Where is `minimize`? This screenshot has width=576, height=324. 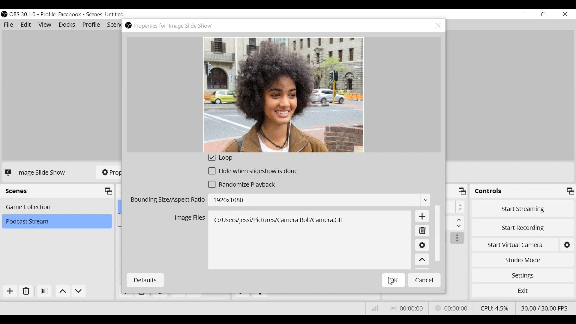 minimize is located at coordinates (524, 14).